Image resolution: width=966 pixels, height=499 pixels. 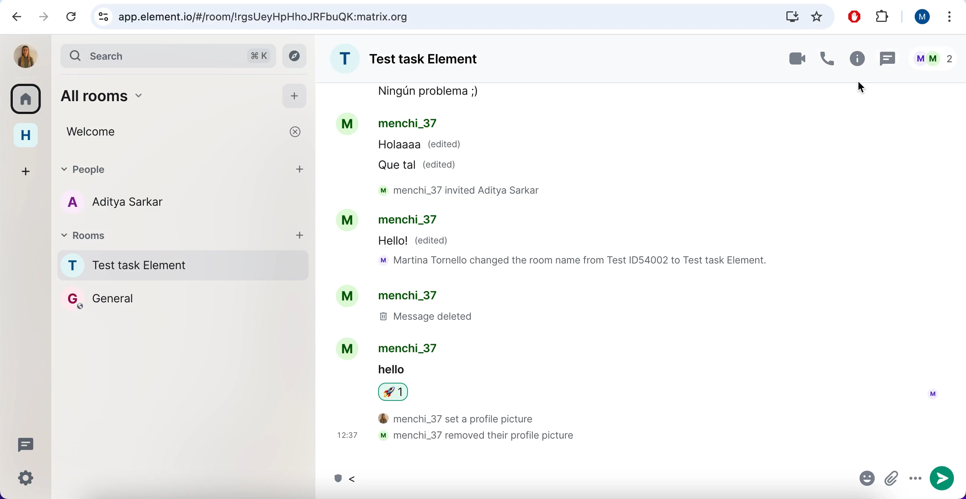 What do you see at coordinates (942, 480) in the screenshot?
I see `send` at bounding box center [942, 480].